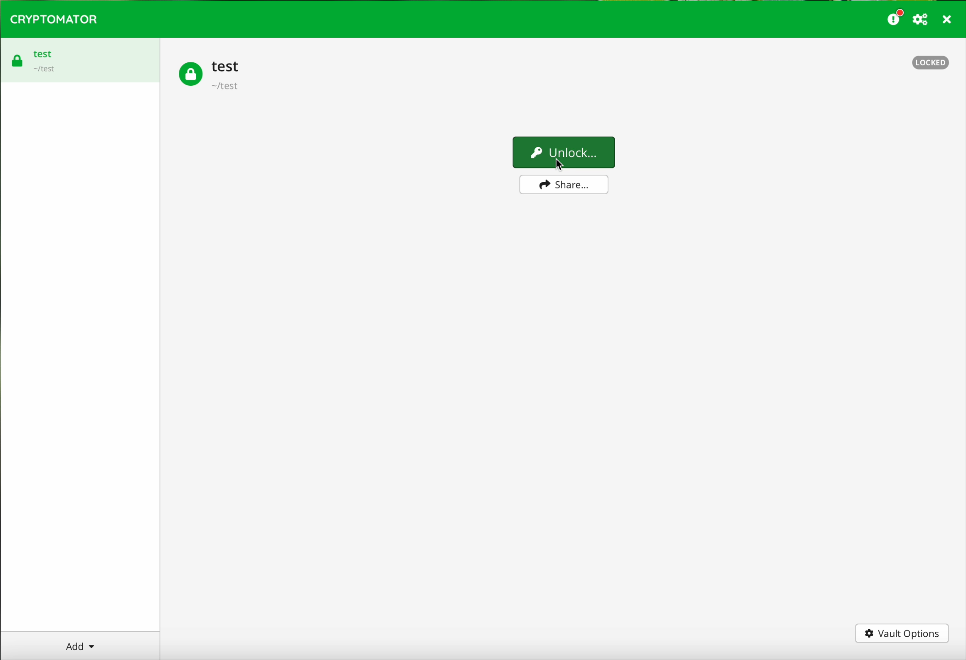 The height and width of the screenshot is (660, 966). I want to click on Add, so click(81, 643).